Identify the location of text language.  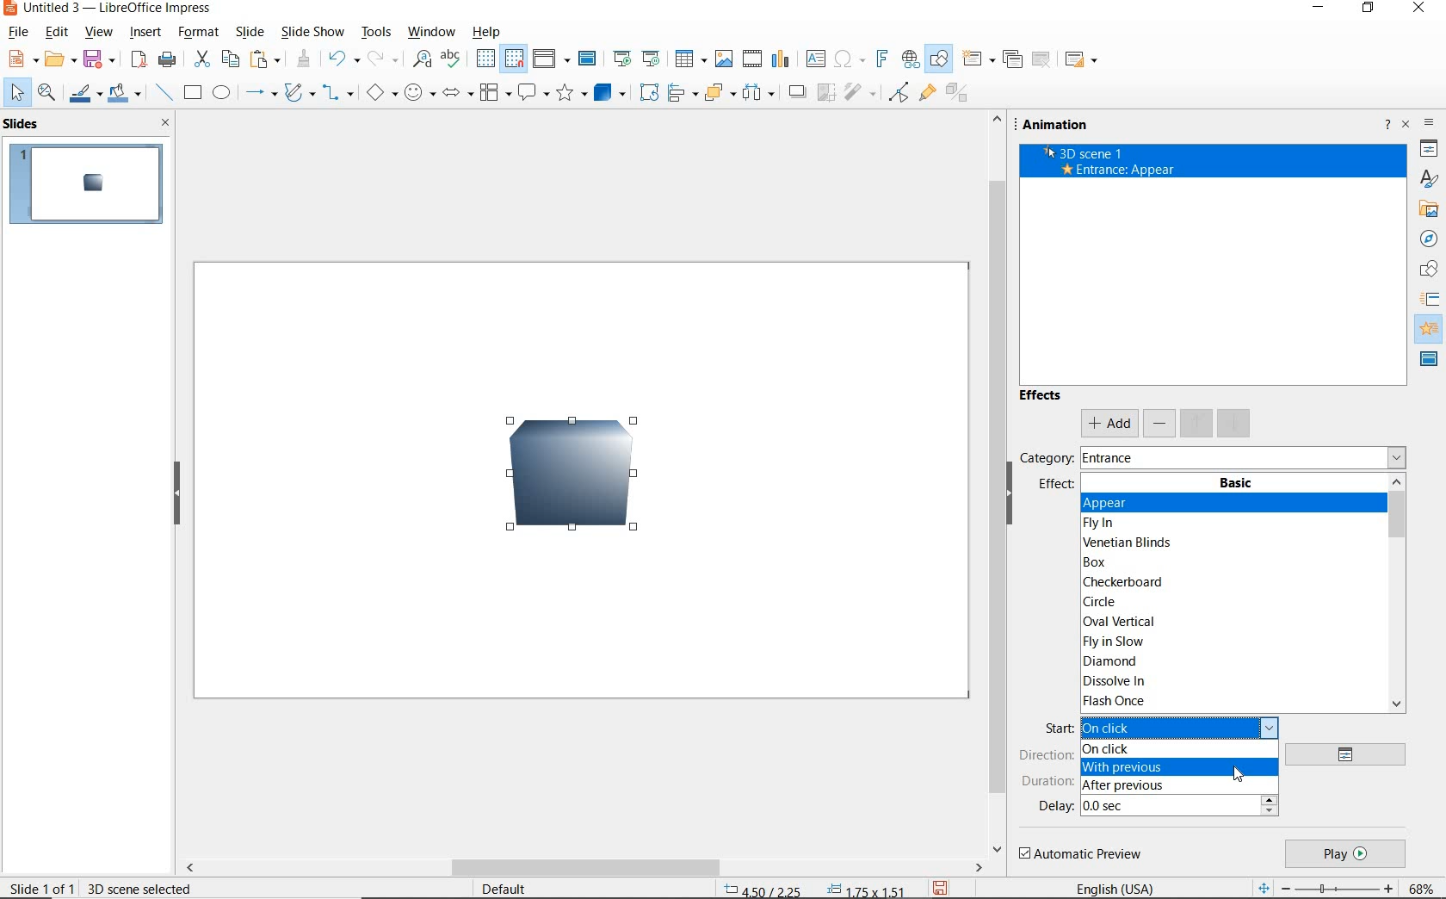
(1117, 887).